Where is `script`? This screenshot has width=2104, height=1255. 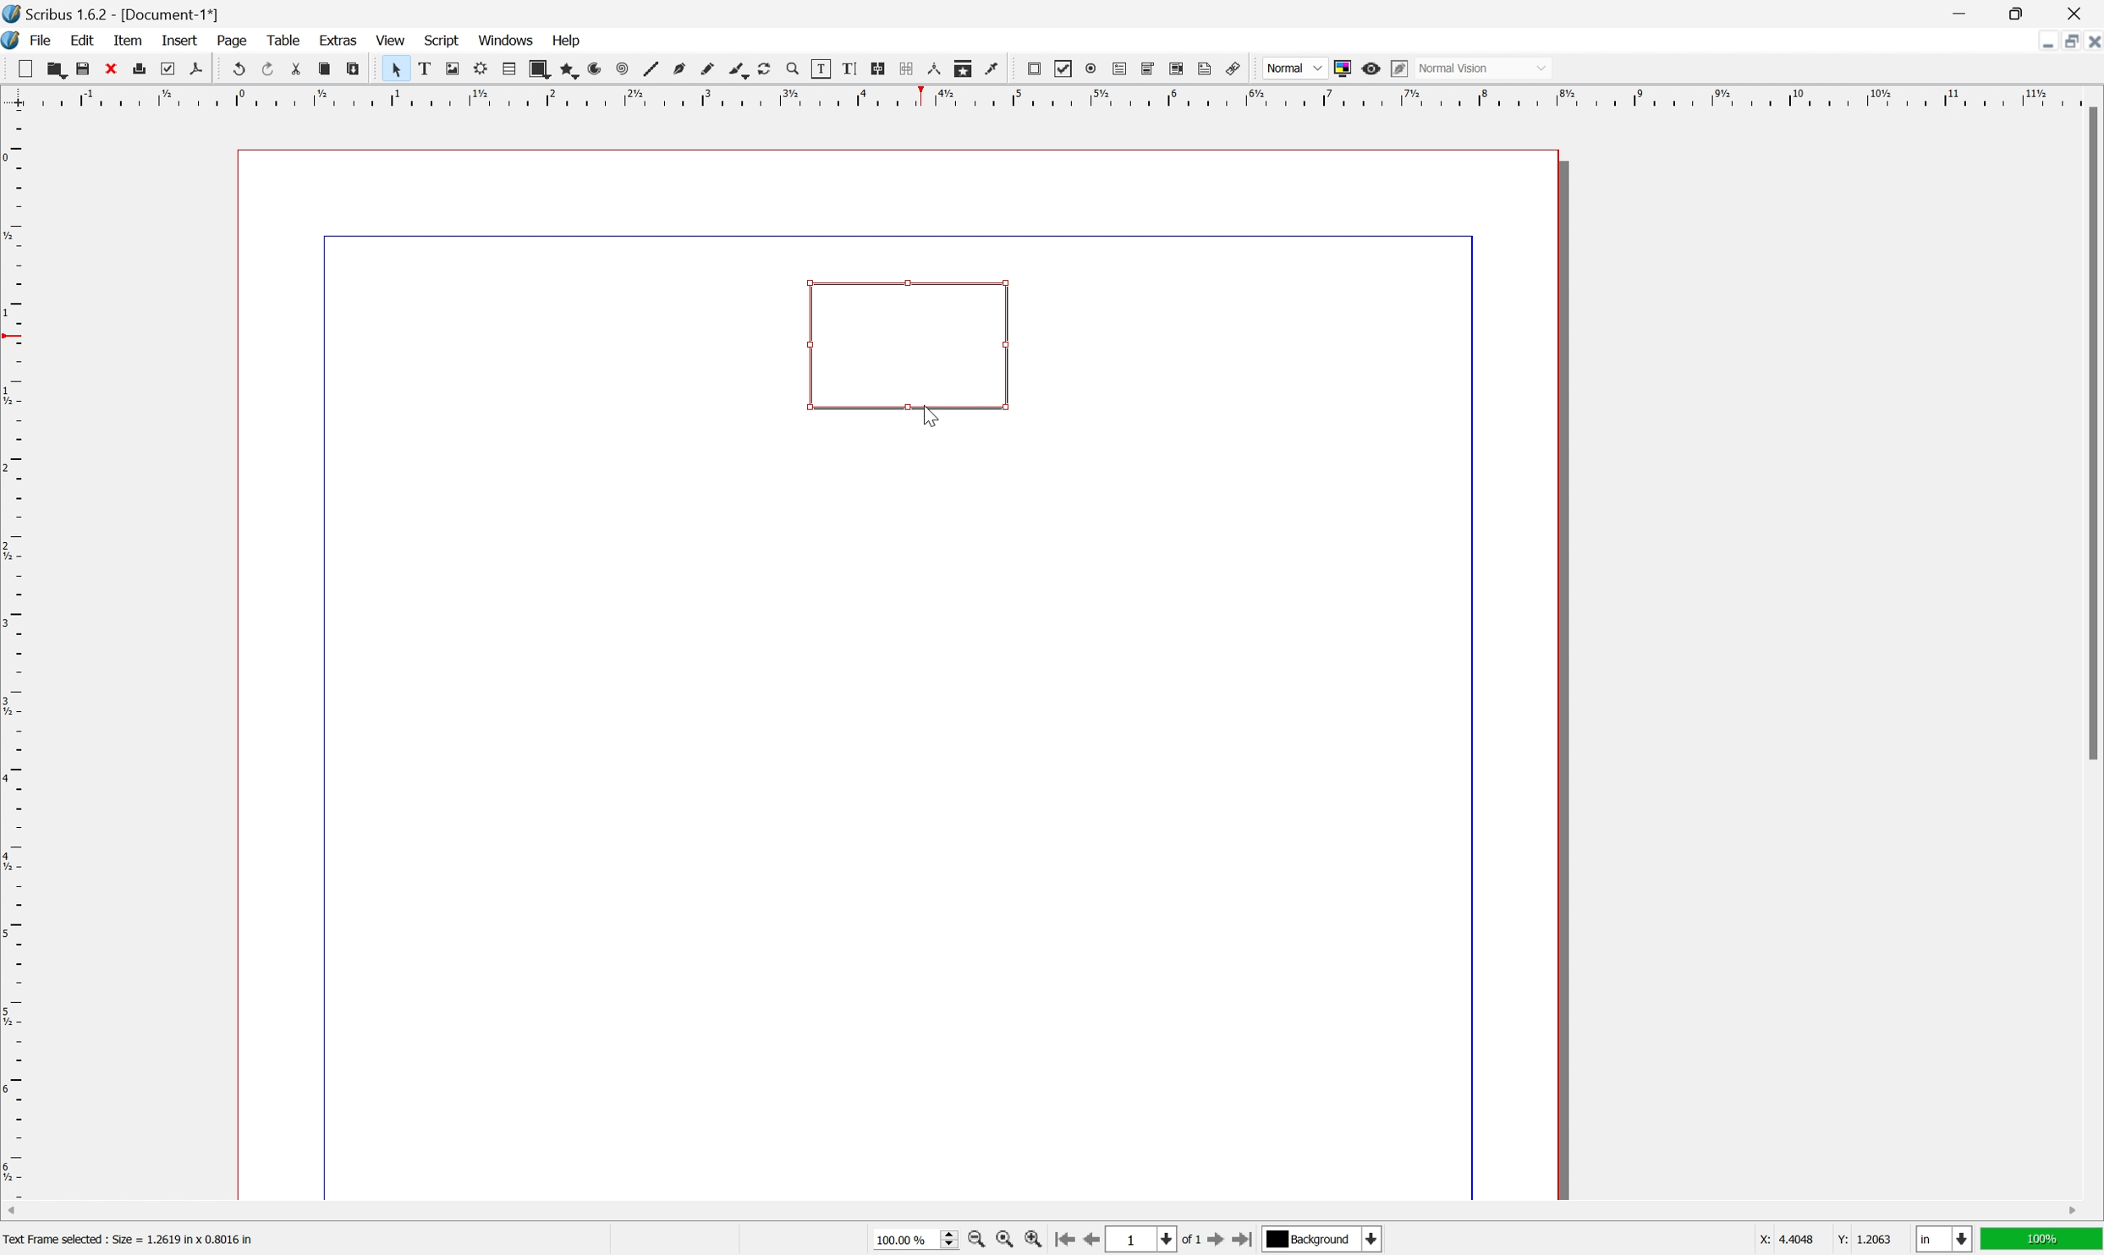 script is located at coordinates (443, 39).